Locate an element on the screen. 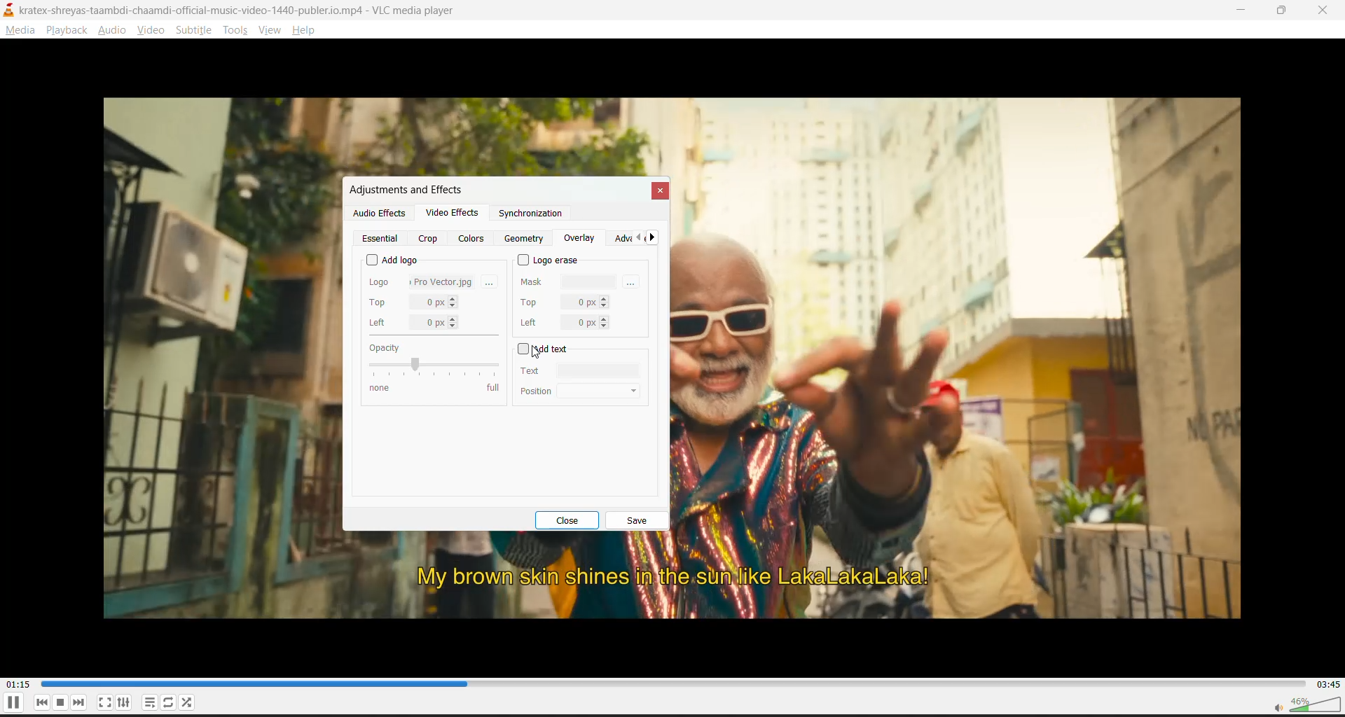 This screenshot has height=717, width=1345. add logo is located at coordinates (392, 258).